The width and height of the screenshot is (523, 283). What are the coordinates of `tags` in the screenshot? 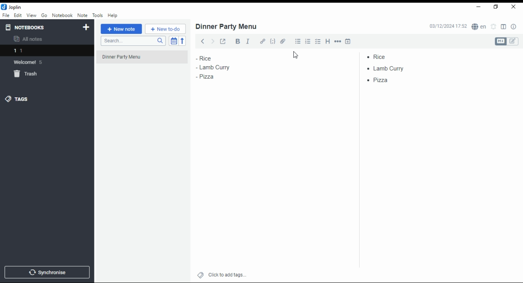 It's located at (22, 99).